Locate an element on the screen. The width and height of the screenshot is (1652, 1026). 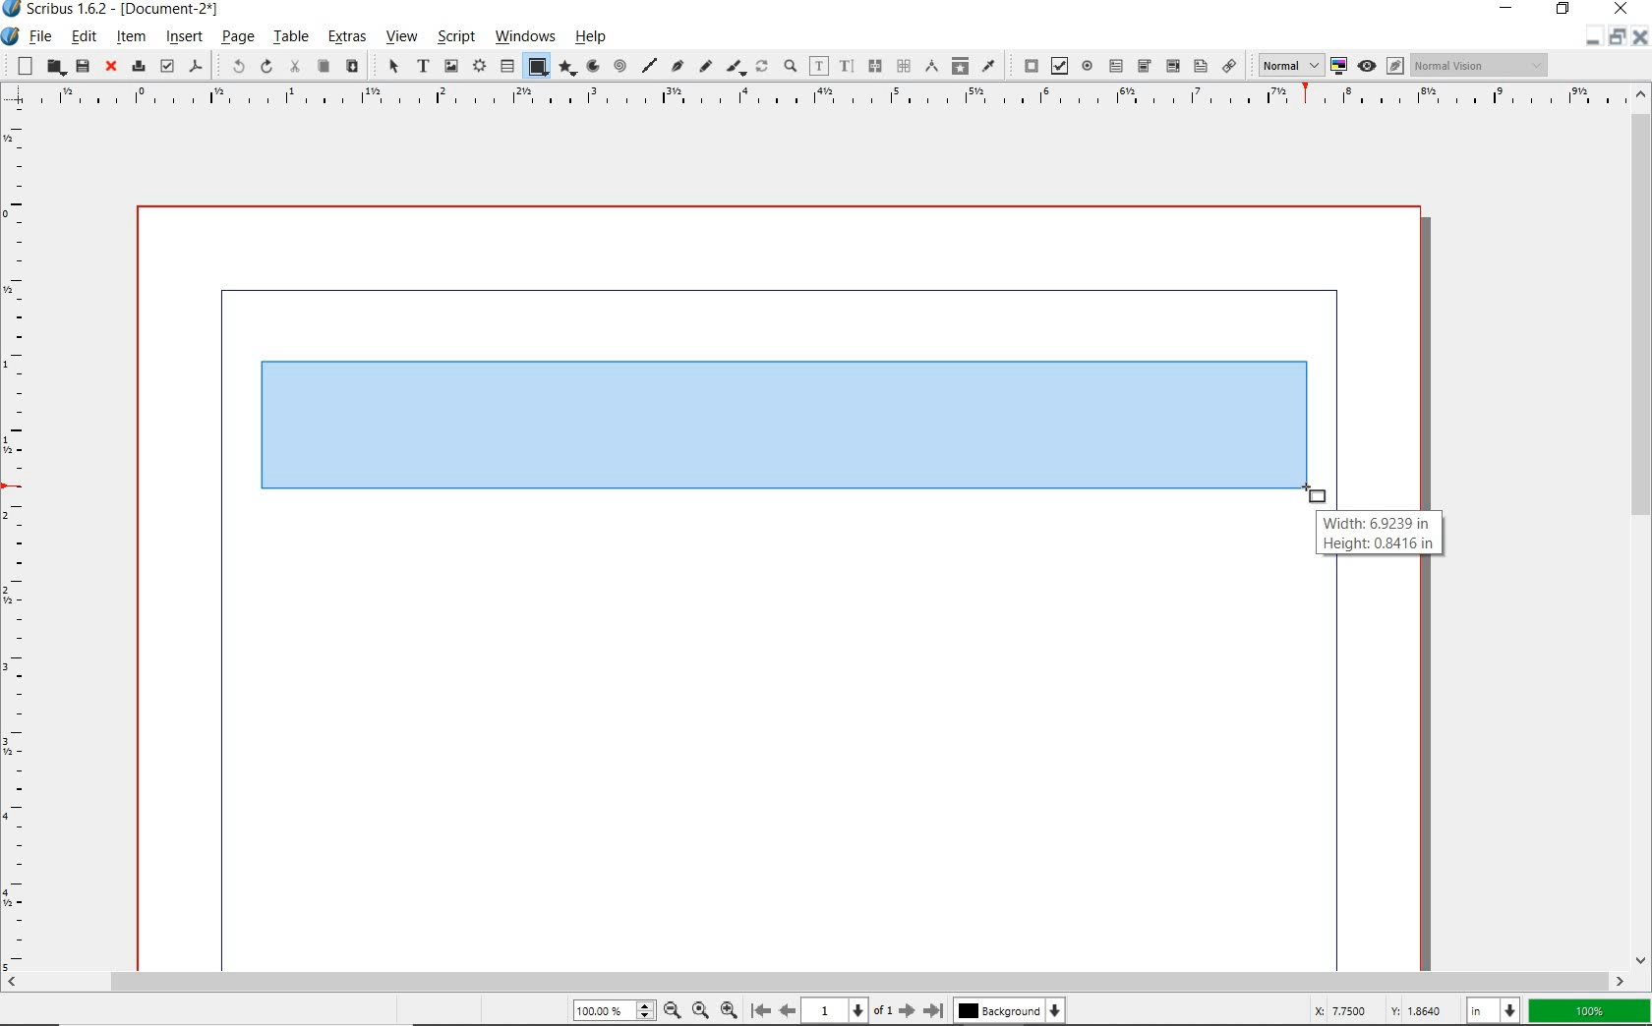
scrollbar is located at coordinates (1642, 526).